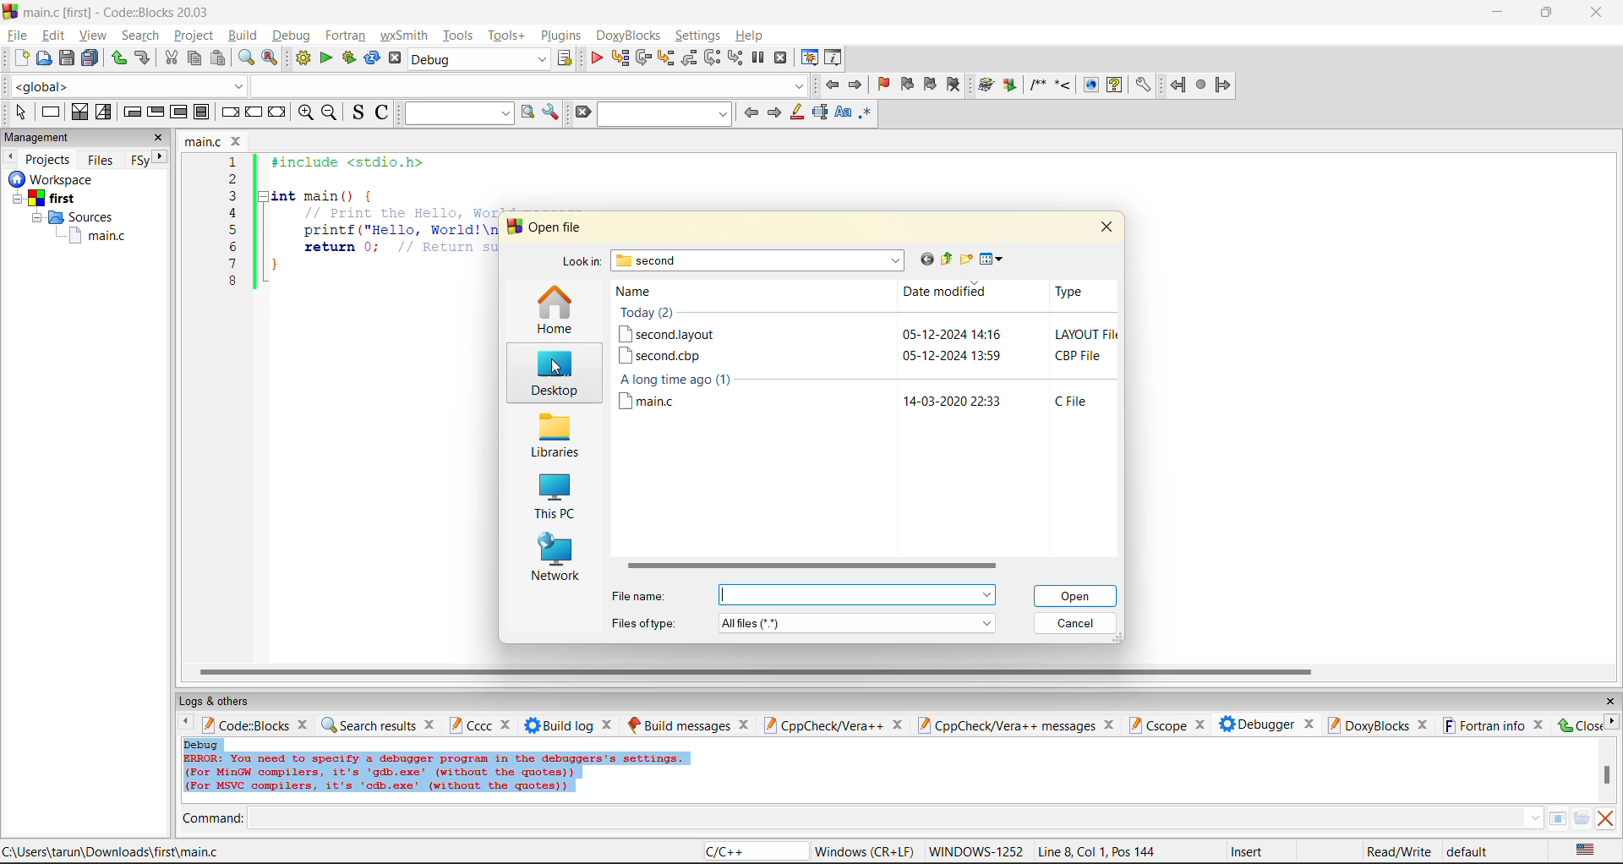 Image resolution: width=1623 pixels, height=864 pixels. Describe the element at coordinates (56, 36) in the screenshot. I see `edit` at that location.